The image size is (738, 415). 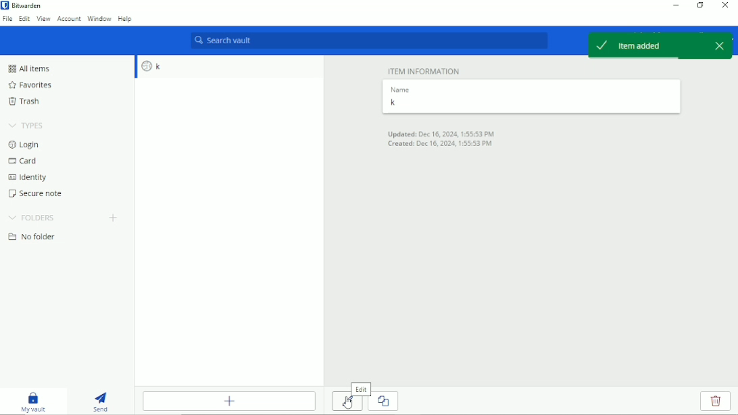 I want to click on Edit, so click(x=361, y=389).